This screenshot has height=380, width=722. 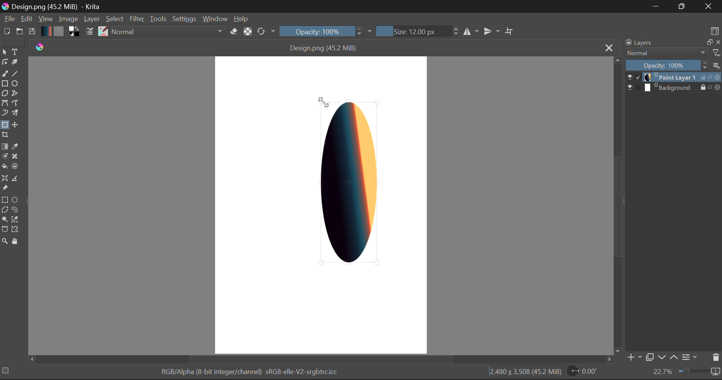 I want to click on Close, so click(x=608, y=47).